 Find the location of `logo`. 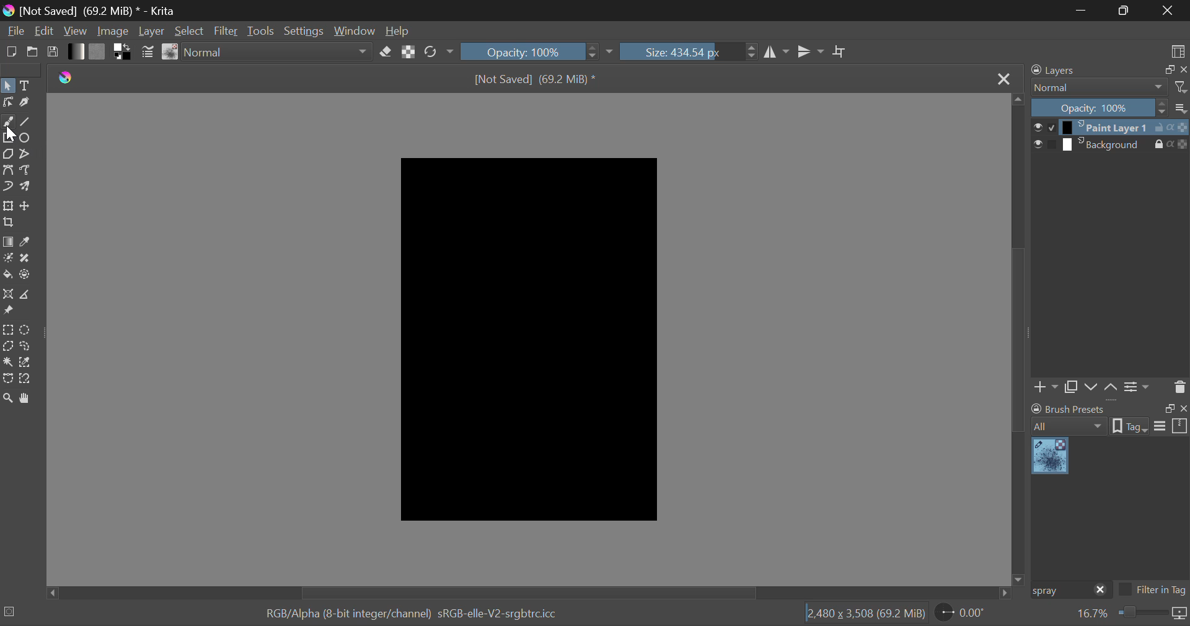

logo is located at coordinates (8, 9).